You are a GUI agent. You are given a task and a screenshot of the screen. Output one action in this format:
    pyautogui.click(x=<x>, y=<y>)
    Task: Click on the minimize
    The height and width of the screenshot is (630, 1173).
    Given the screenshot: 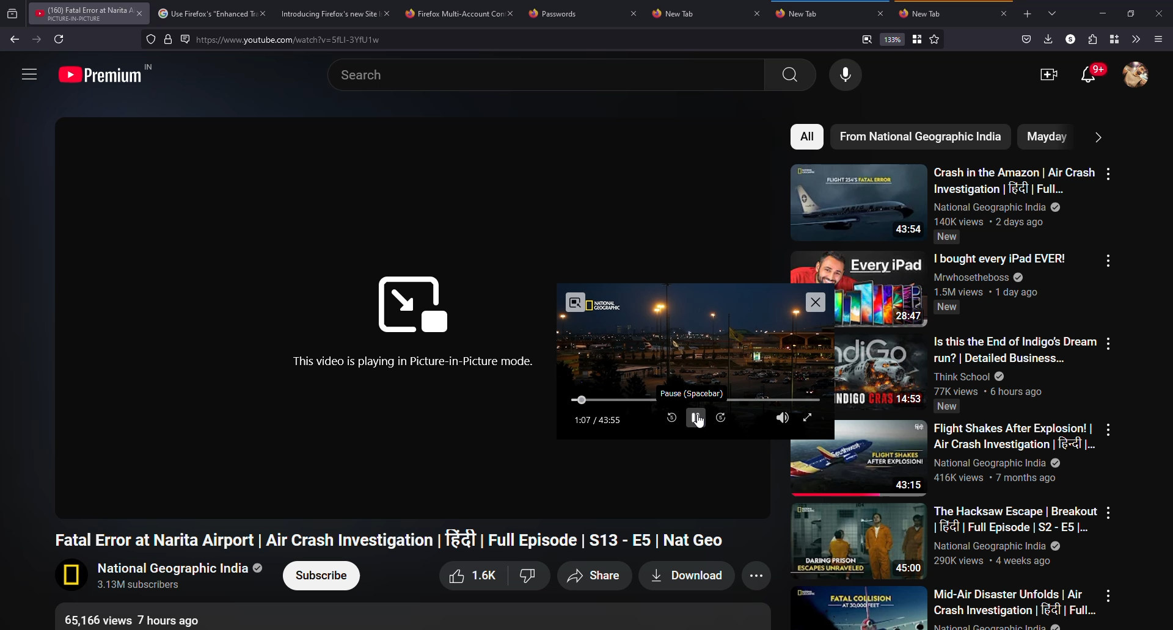 What is the action you would take?
    pyautogui.click(x=1102, y=13)
    